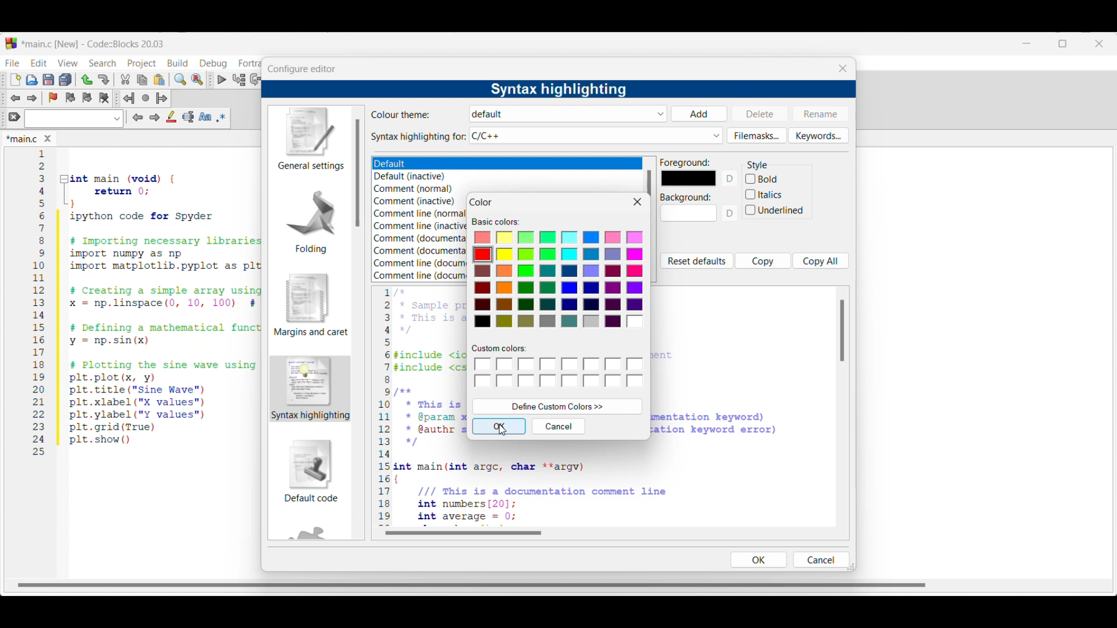  What do you see at coordinates (758, 559) in the screenshot?
I see `OK` at bounding box center [758, 559].